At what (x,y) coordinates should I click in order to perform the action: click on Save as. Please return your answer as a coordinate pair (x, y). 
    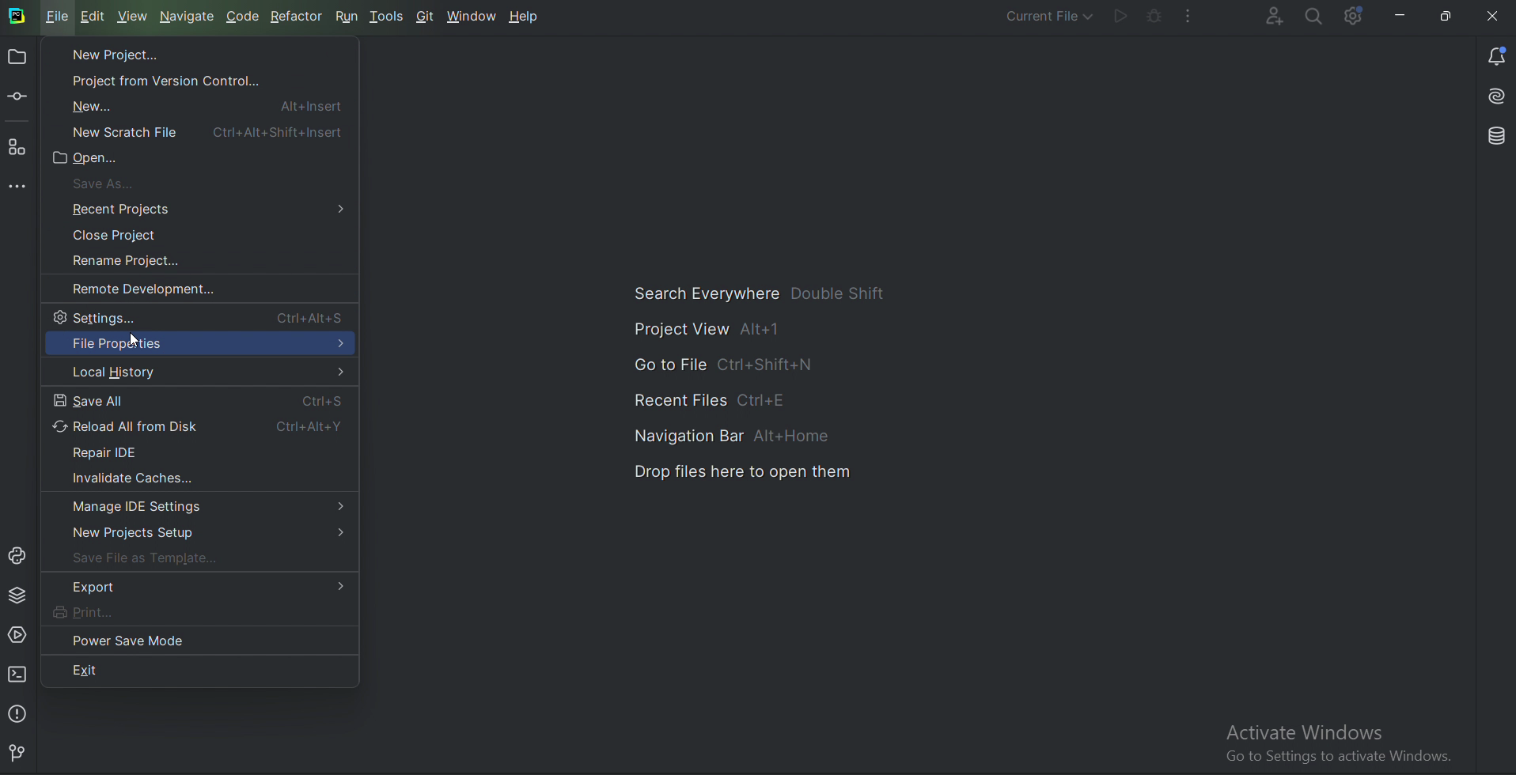
    Looking at the image, I should click on (119, 182).